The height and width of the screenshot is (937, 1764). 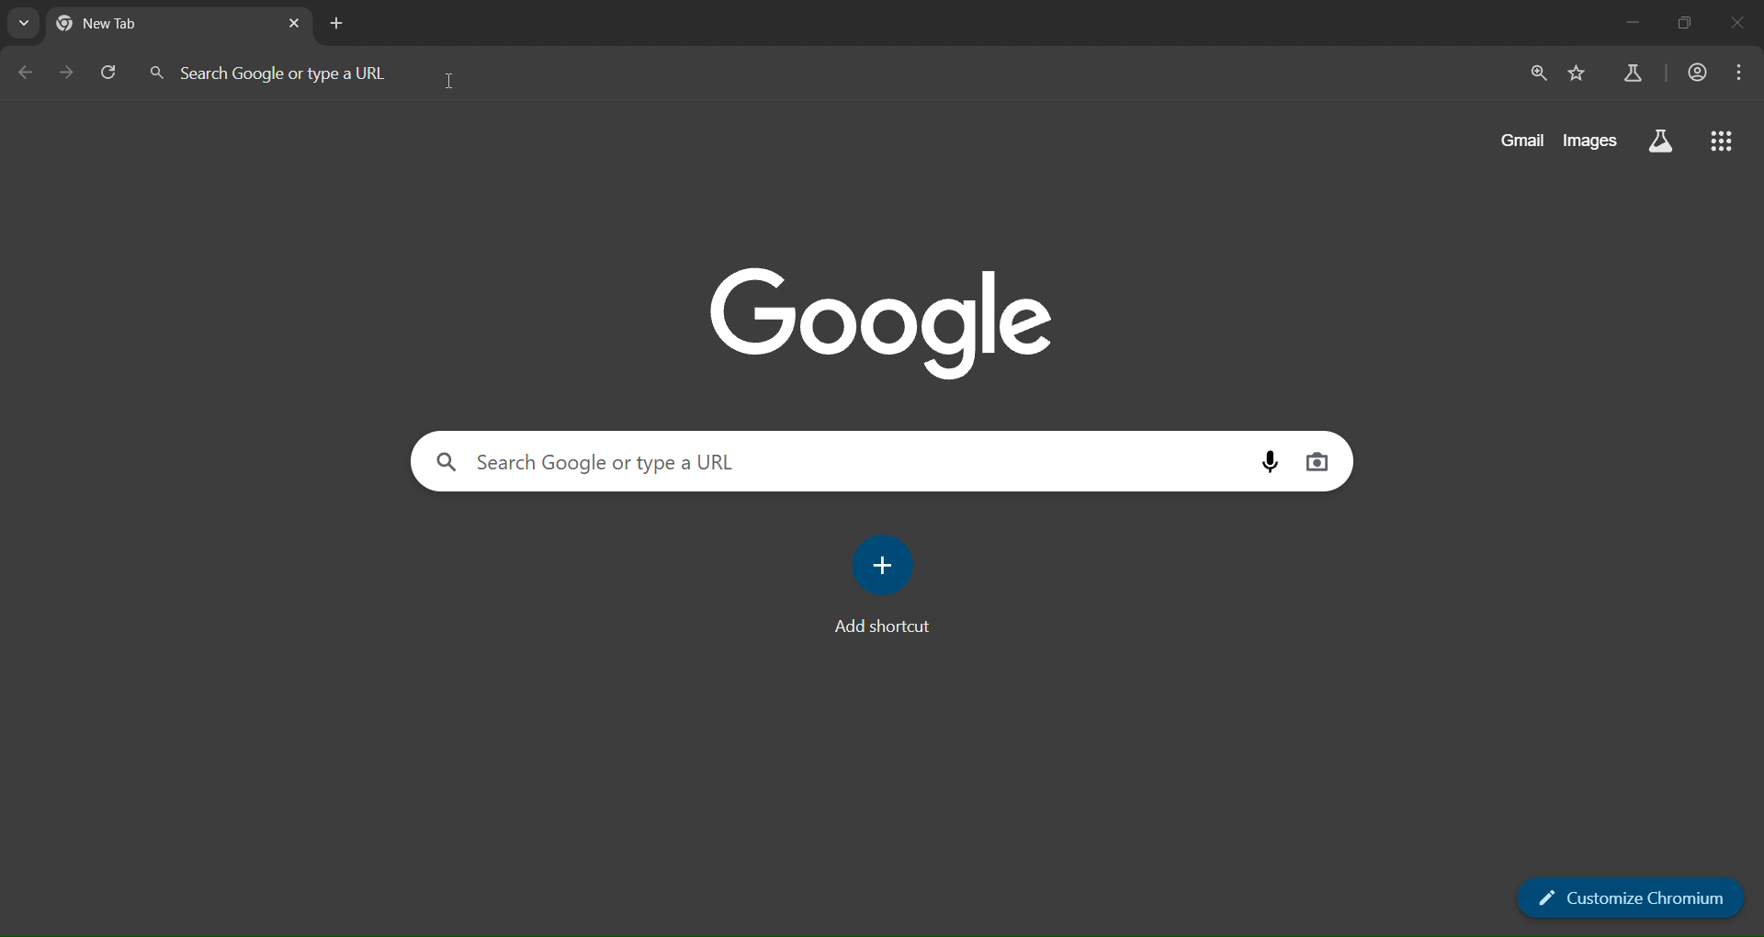 I want to click on next page, so click(x=69, y=74).